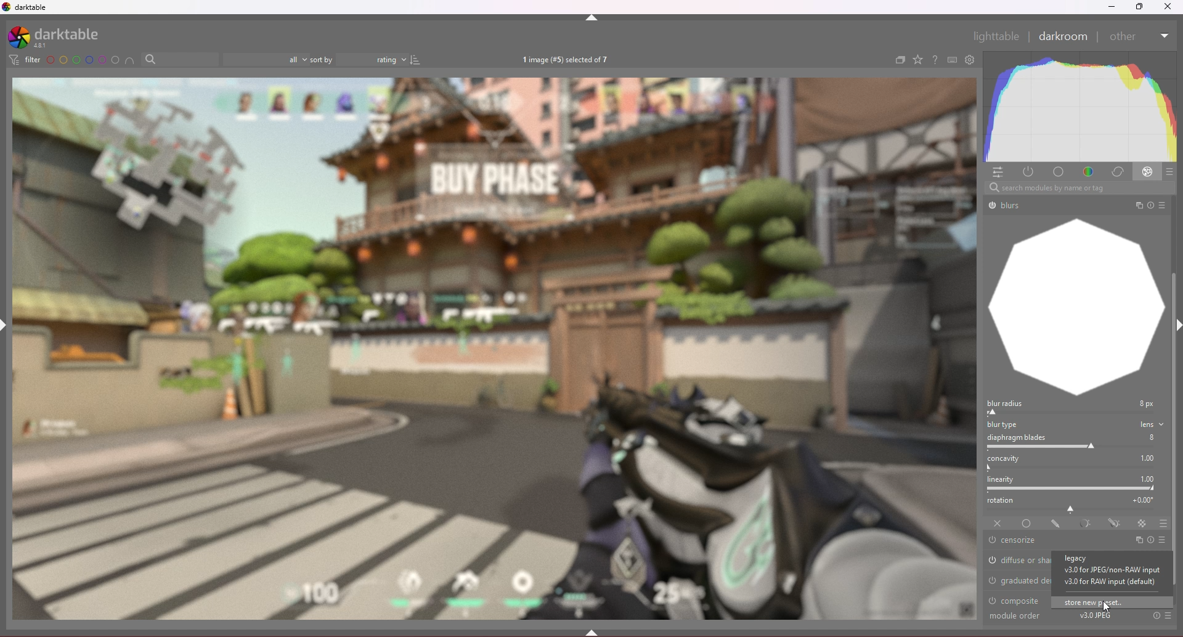 This screenshot has height=637, width=1183. Describe the element at coordinates (1117, 172) in the screenshot. I see `correct` at that location.